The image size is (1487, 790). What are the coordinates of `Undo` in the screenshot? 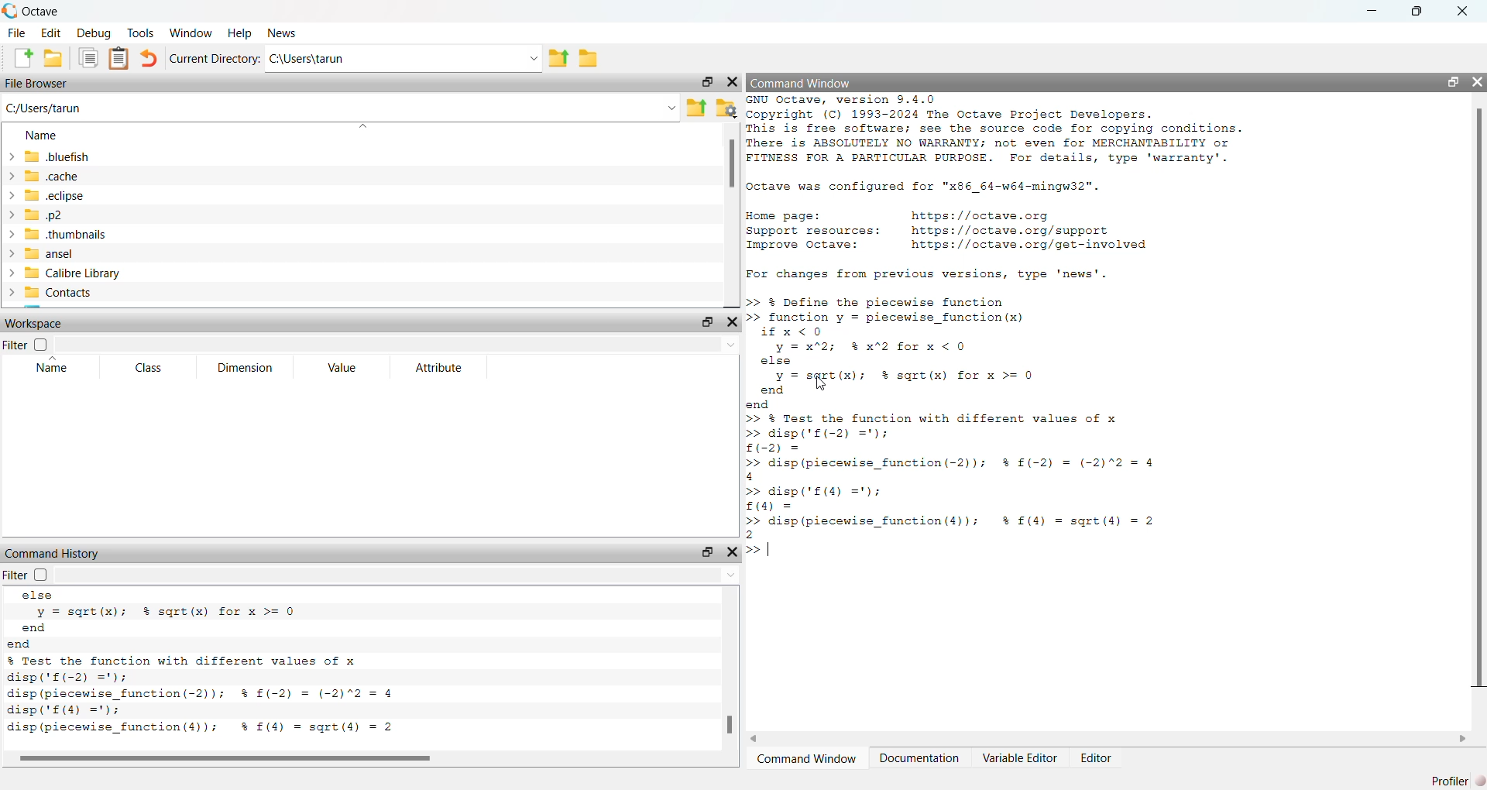 It's located at (149, 59).